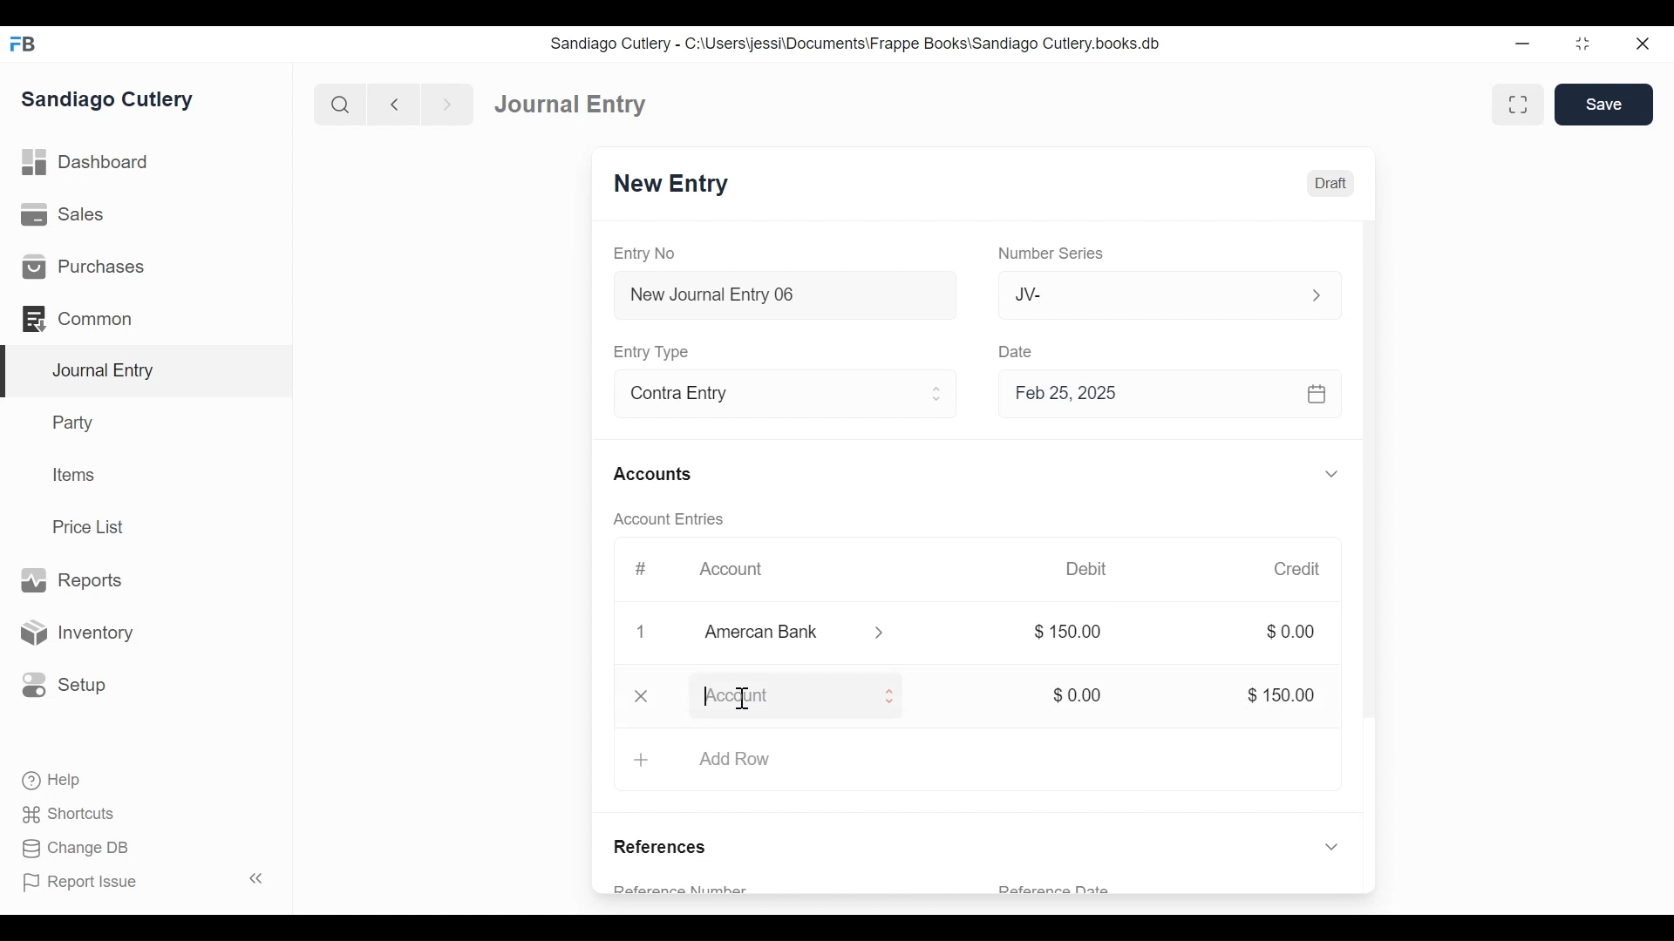 The image size is (1674, 941). Describe the element at coordinates (1317, 295) in the screenshot. I see `Expand` at that location.